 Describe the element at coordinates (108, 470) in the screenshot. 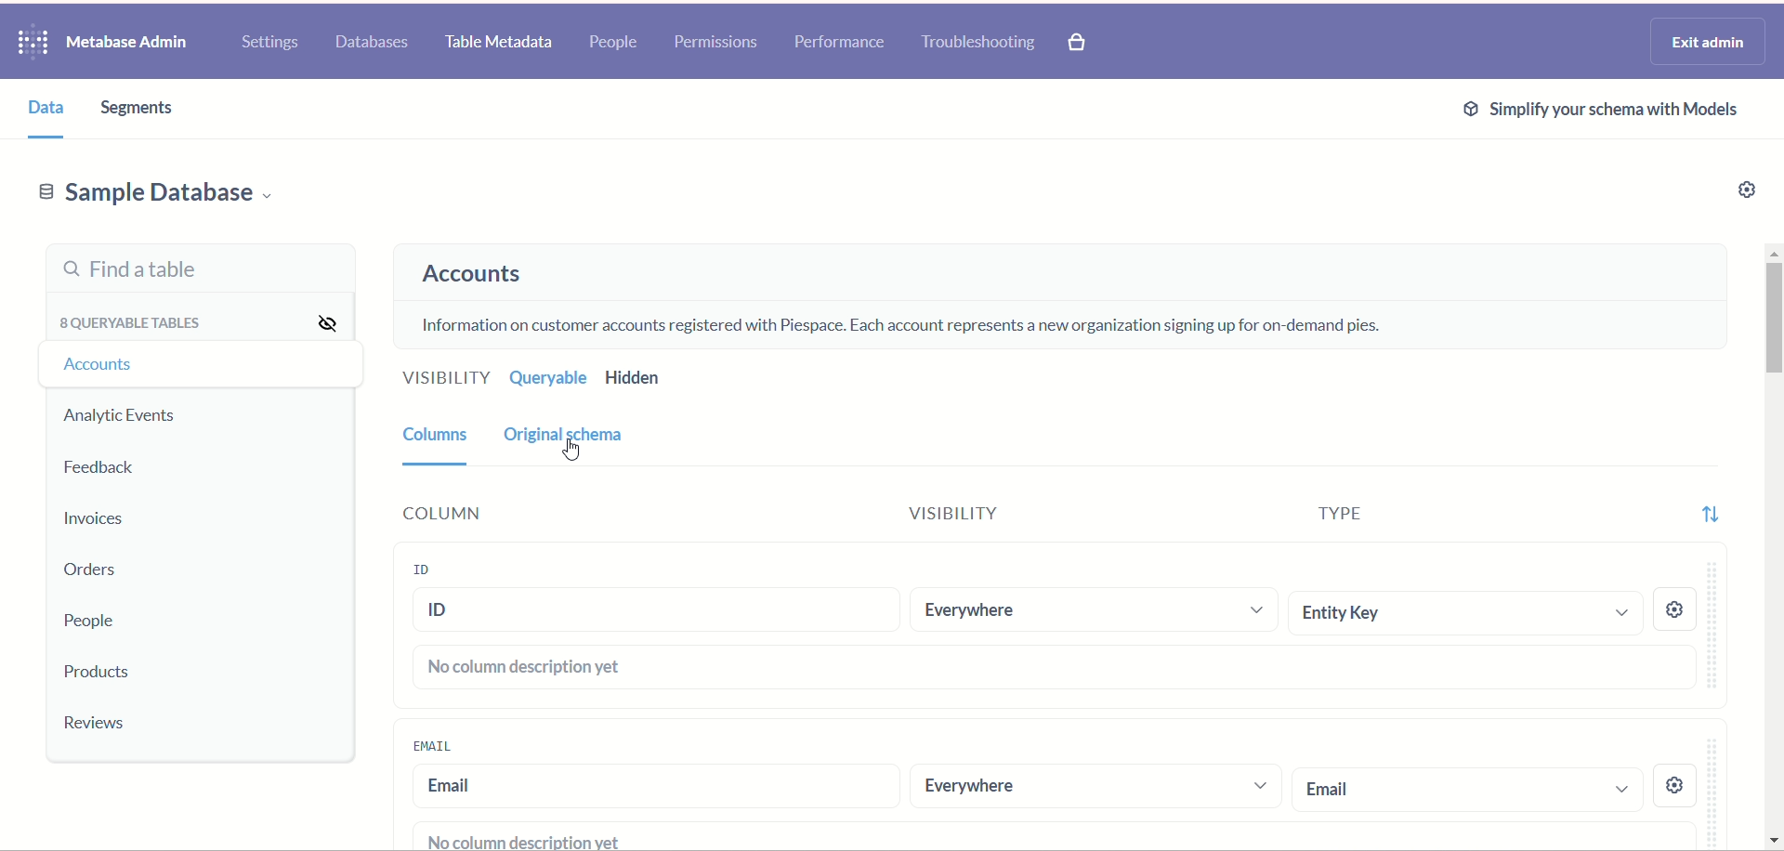

I see `eedback` at that location.